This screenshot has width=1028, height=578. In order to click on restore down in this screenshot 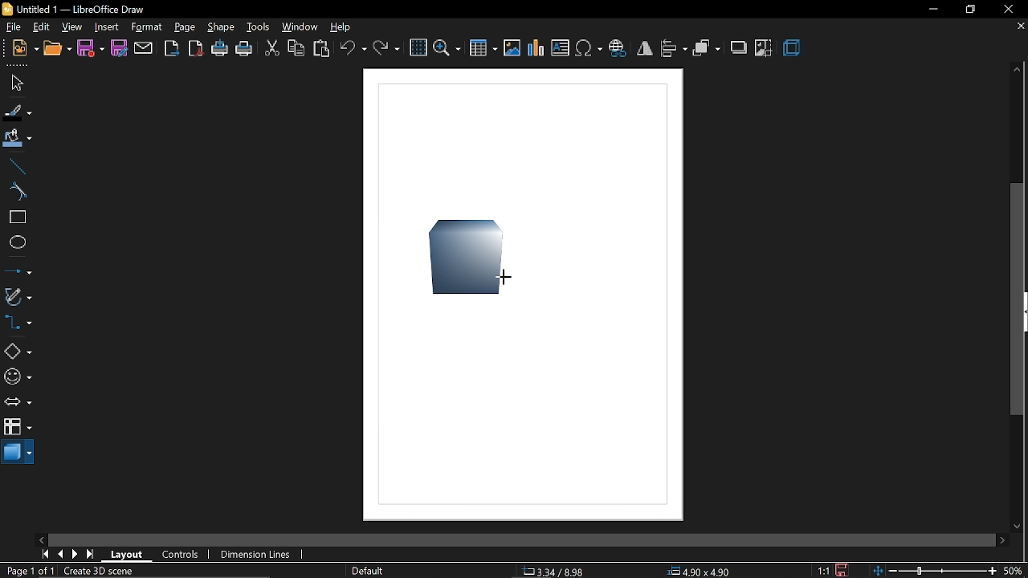, I will do `click(969, 11)`.